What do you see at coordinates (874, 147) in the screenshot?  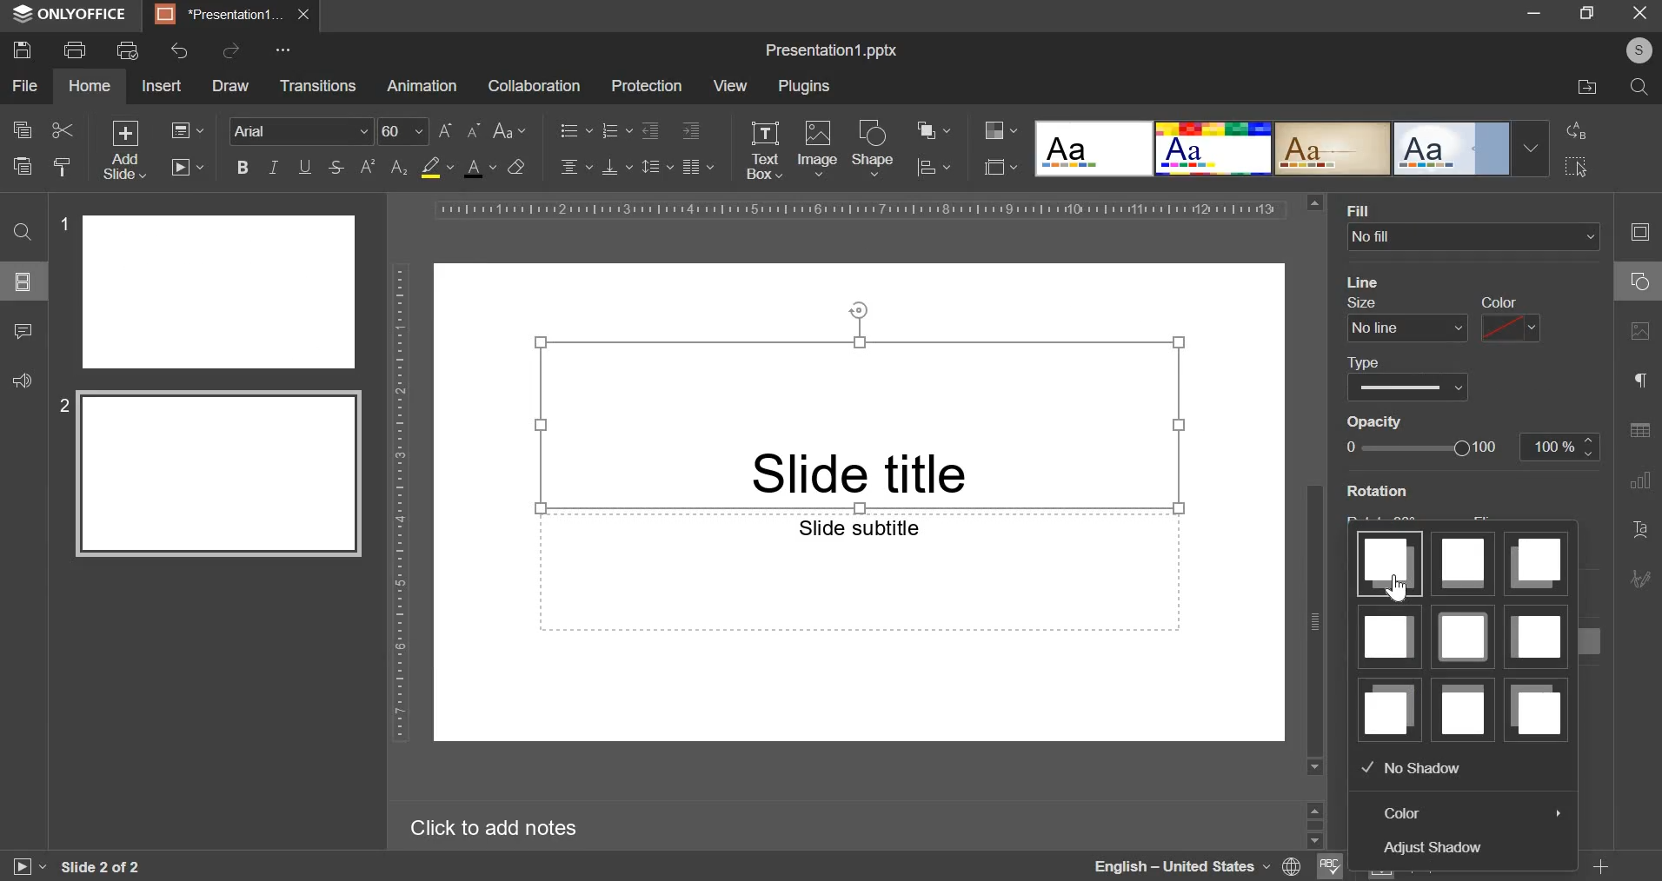 I see `shape` at bounding box center [874, 147].